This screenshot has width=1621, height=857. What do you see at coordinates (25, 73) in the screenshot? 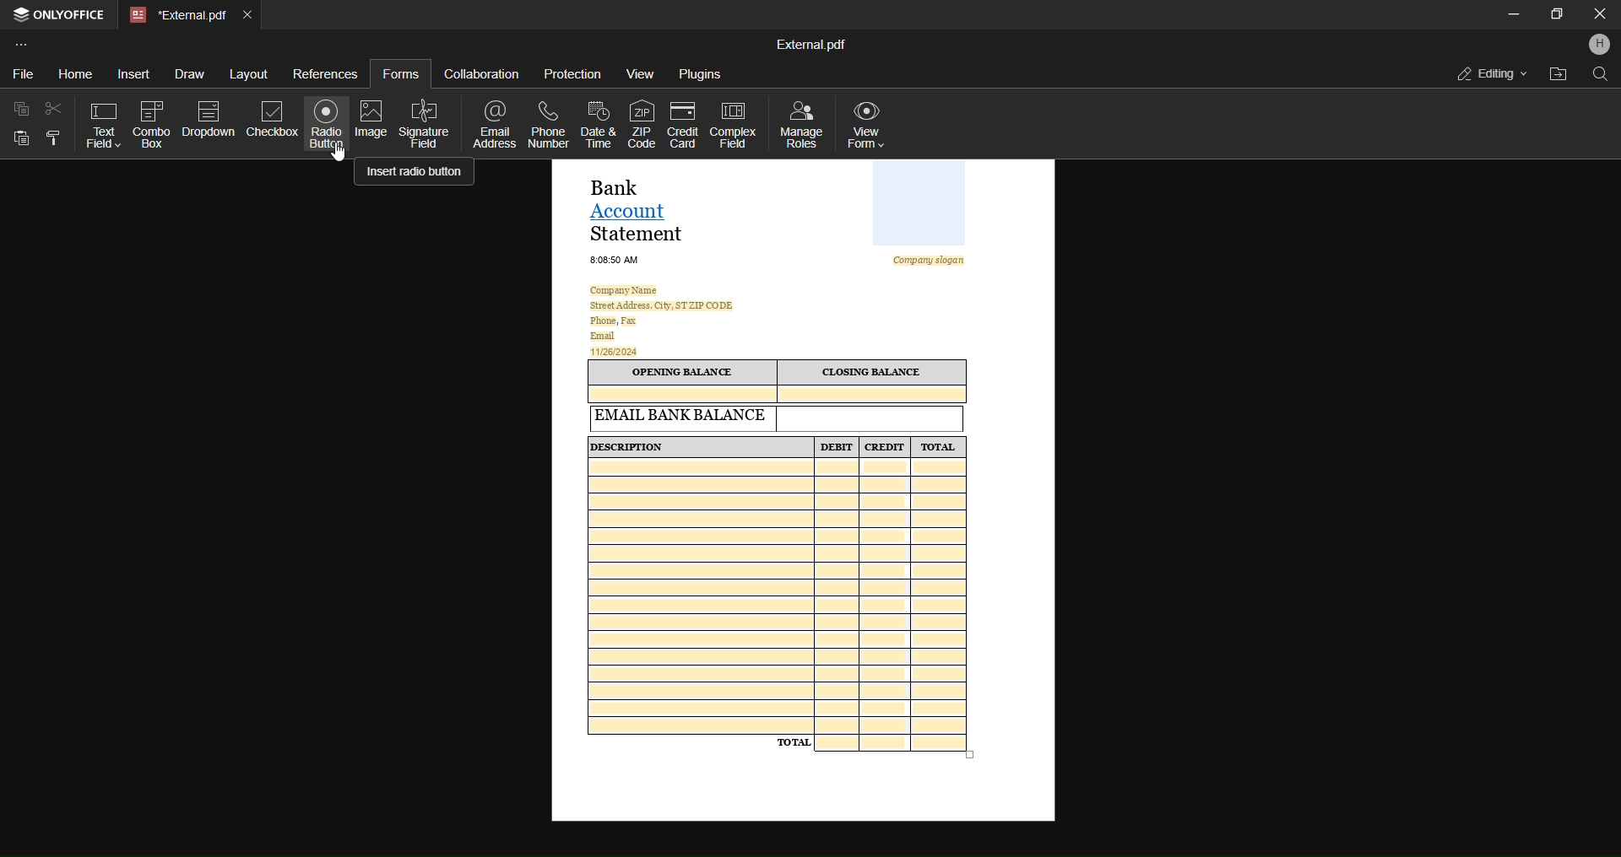
I see `file` at bounding box center [25, 73].